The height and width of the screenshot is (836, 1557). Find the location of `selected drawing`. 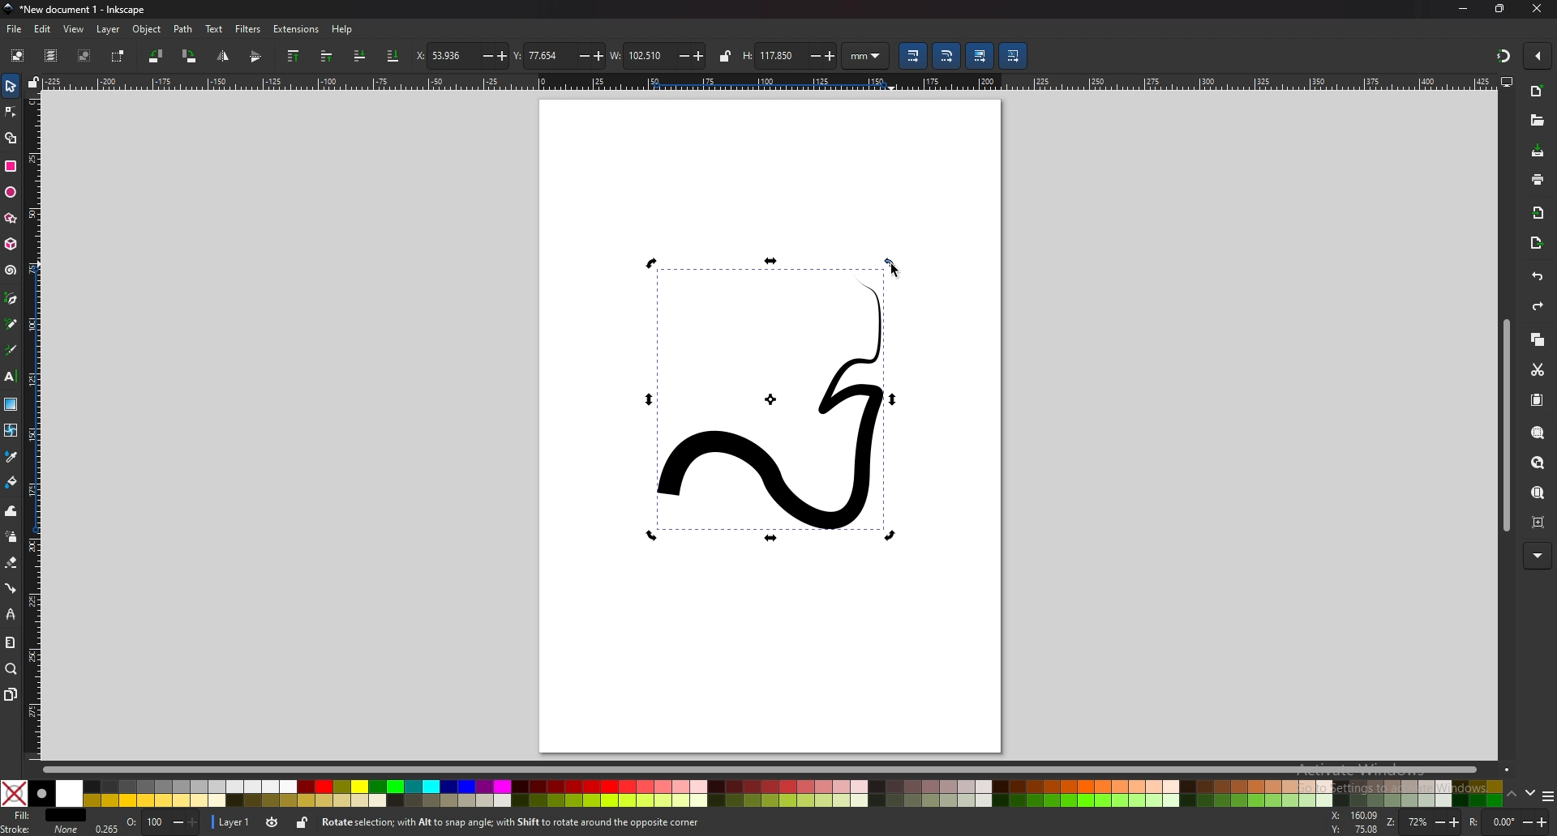

selected drawing is located at coordinates (774, 400).